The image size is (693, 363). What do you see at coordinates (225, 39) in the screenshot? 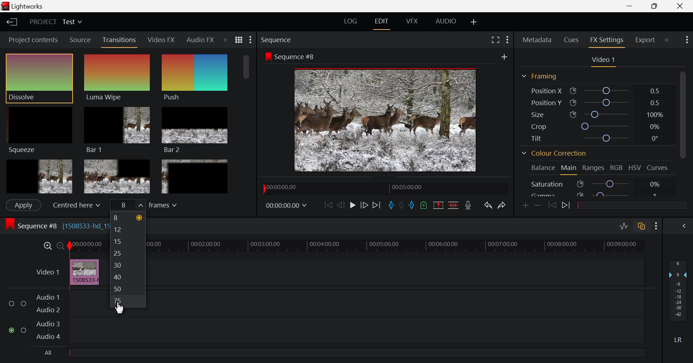
I see `Add Panel` at bounding box center [225, 39].